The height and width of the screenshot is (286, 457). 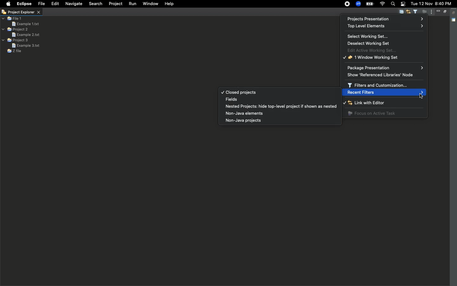 I want to click on tue 12 nov 8:40 pm , so click(x=432, y=3).